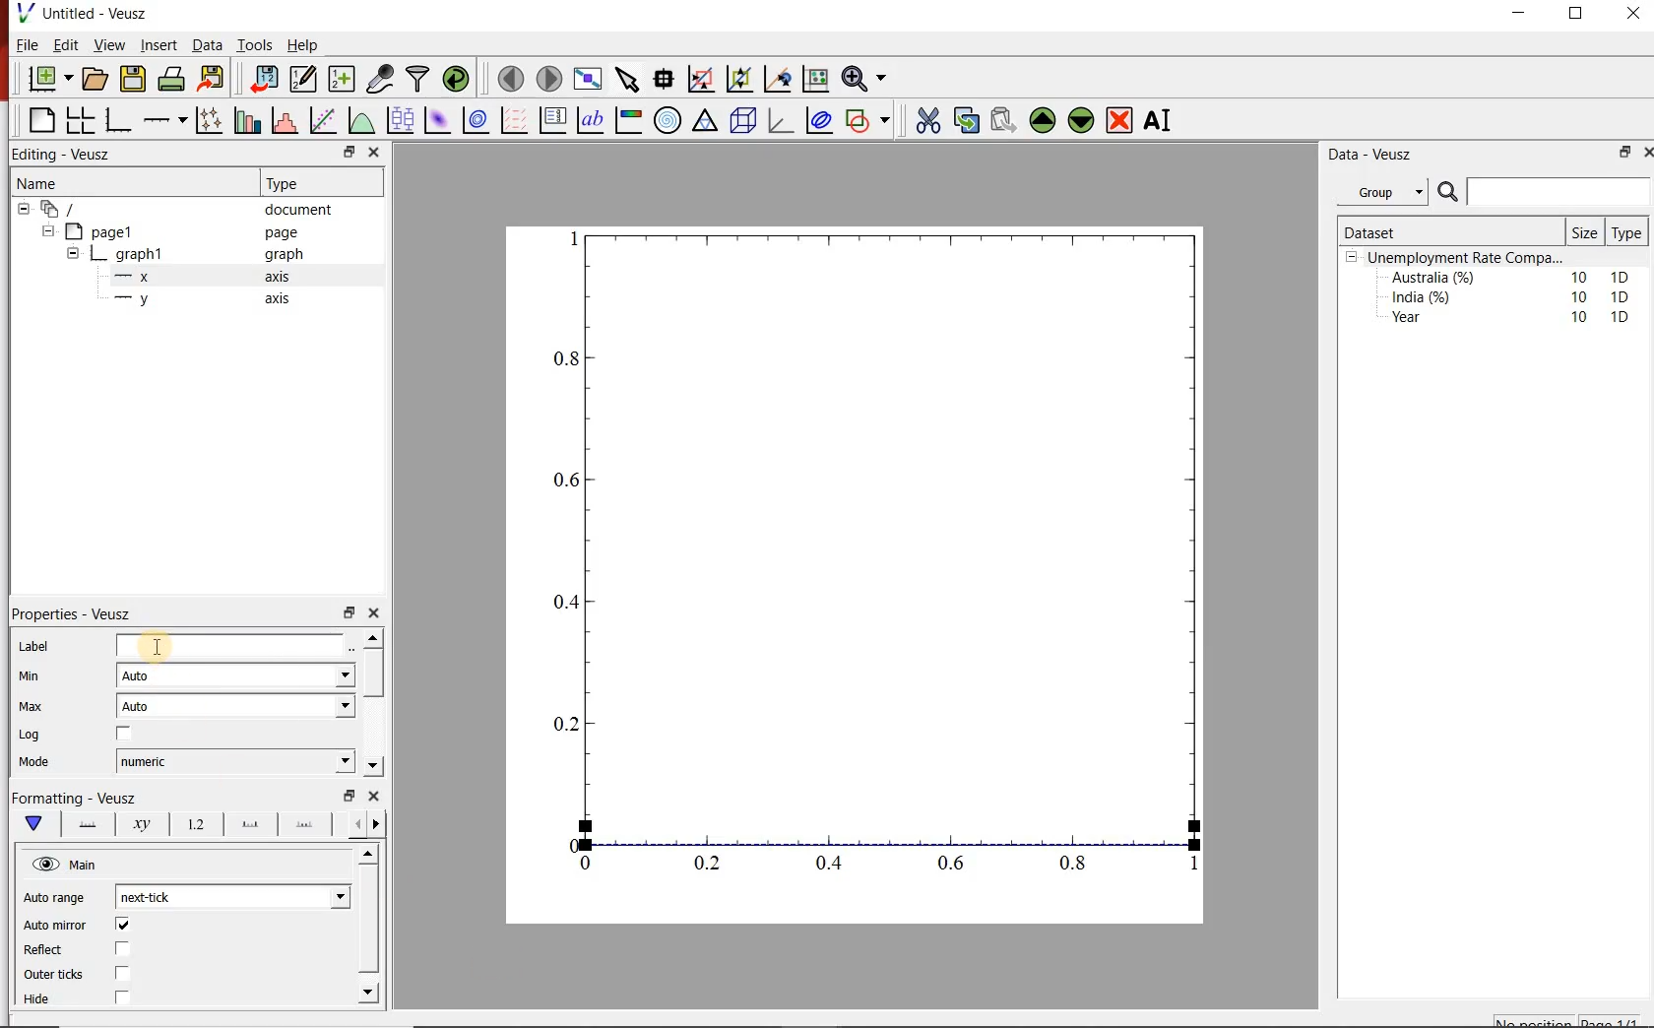  I want to click on Group, so click(1385, 192).